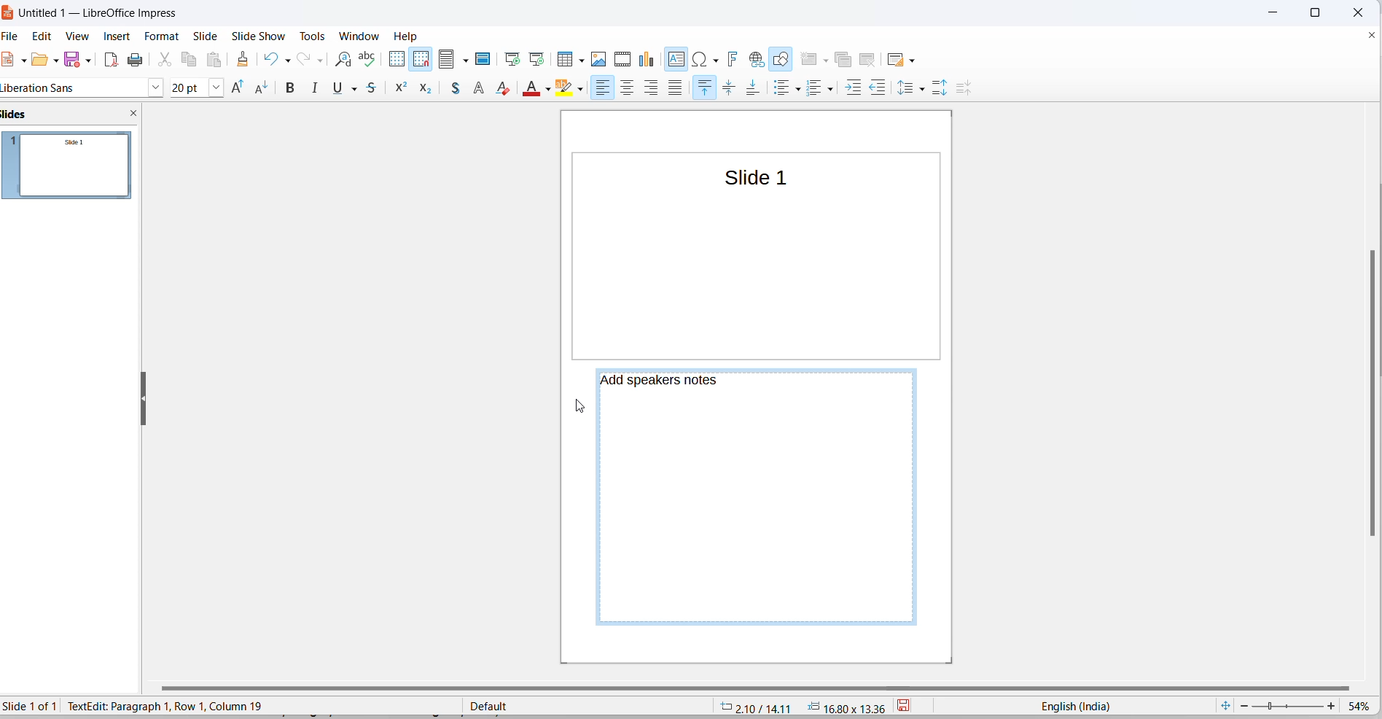 This screenshot has width=1382, height=719. I want to click on cursor and selection coordinates, so click(802, 706).